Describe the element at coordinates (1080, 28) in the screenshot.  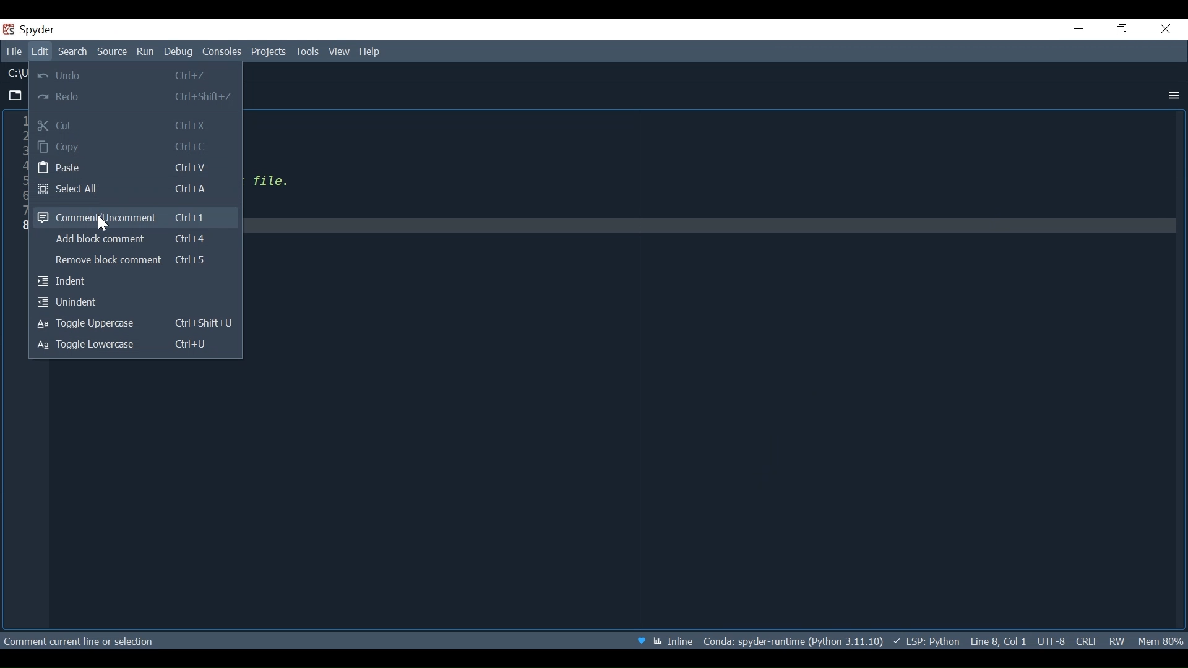
I see `Minimize` at that location.